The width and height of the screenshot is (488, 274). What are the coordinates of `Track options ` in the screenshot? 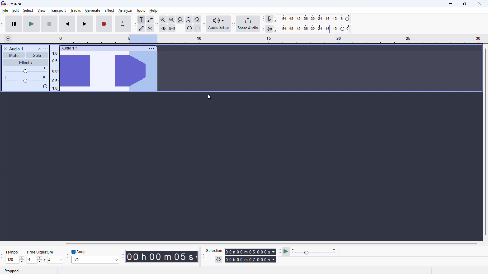 It's located at (152, 48).